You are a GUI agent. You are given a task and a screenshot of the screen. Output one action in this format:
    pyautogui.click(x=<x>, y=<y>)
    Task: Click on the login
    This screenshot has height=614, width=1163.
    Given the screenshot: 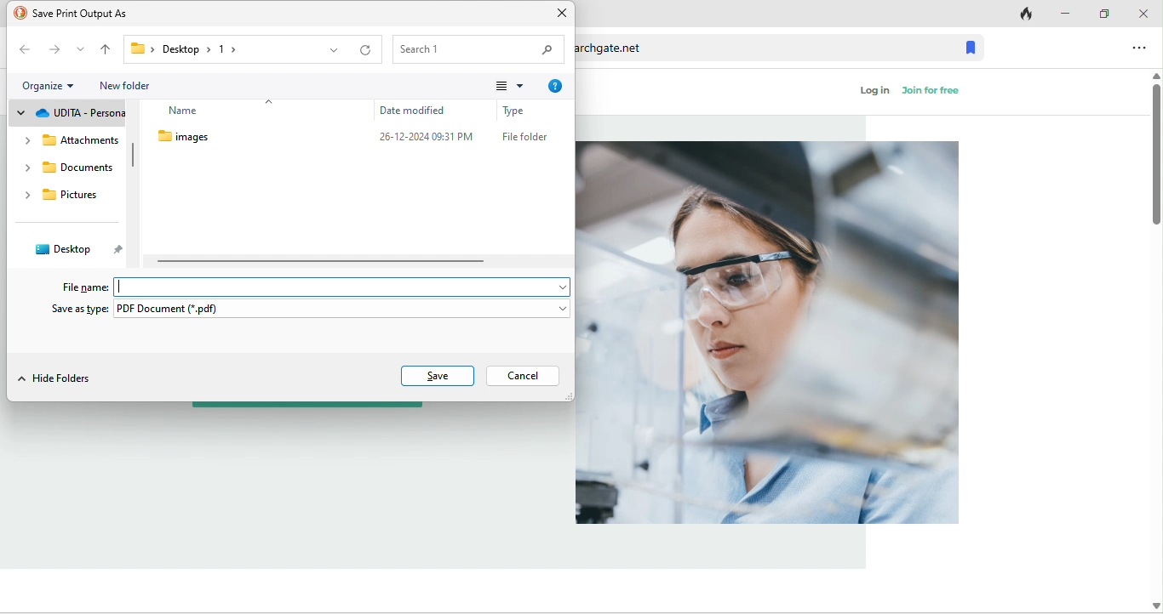 What is the action you would take?
    pyautogui.click(x=874, y=93)
    